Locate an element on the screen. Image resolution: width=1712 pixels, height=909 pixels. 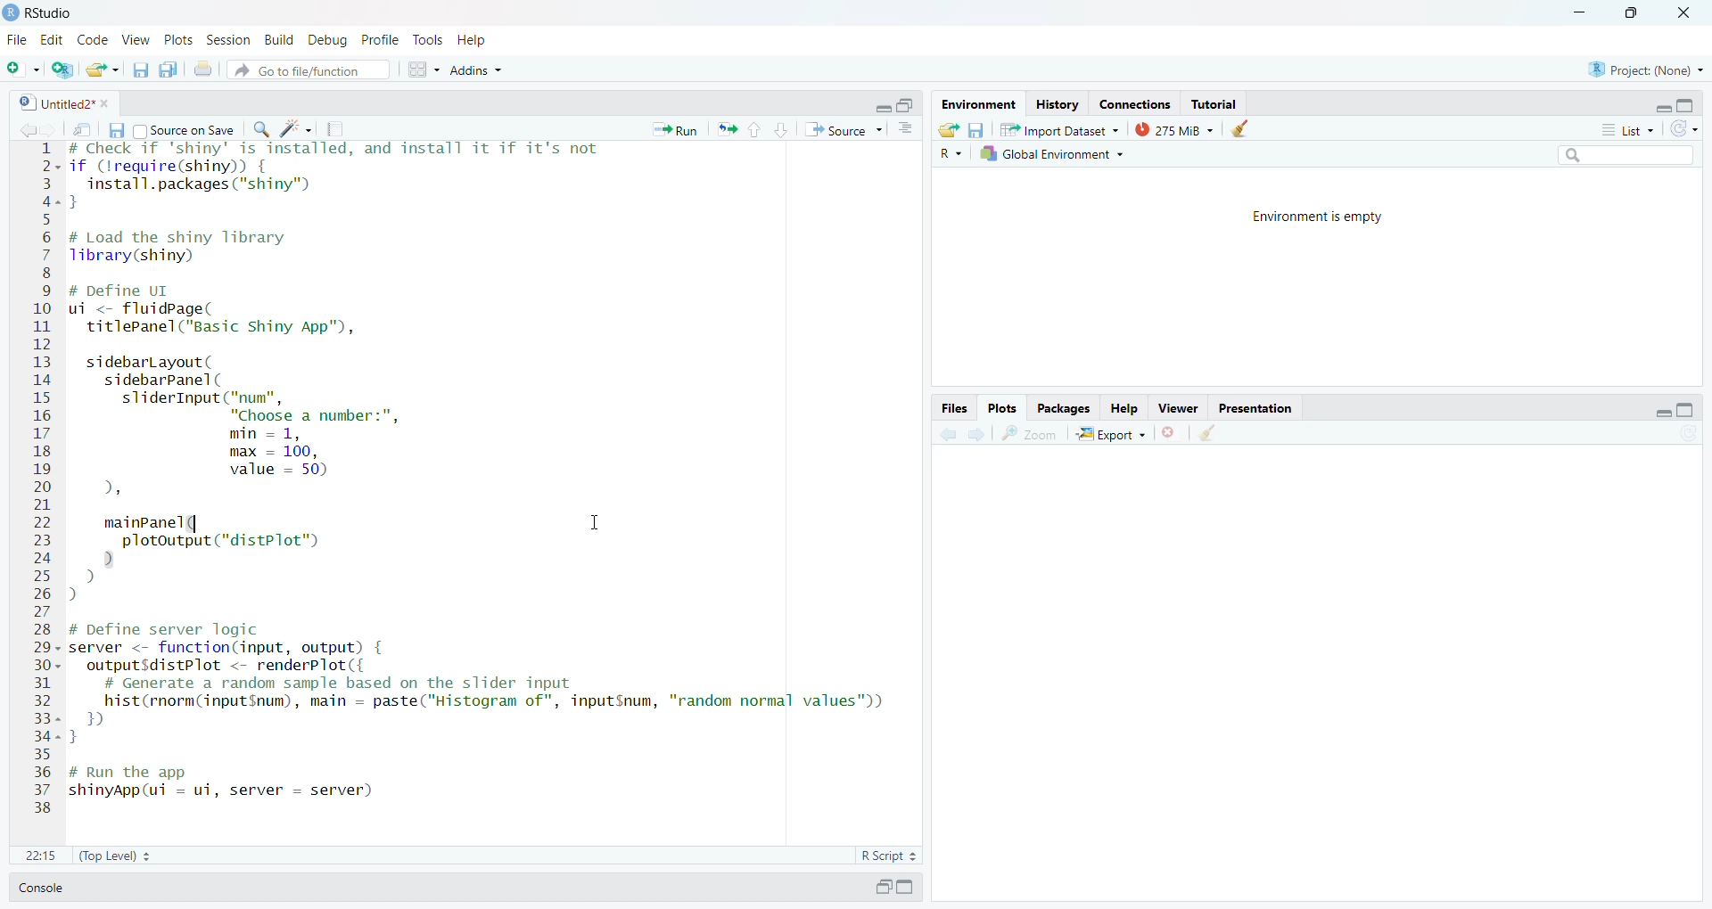
mainPanel(]
plotoutput ("distPlot")
)
)
) is located at coordinates (218, 561).